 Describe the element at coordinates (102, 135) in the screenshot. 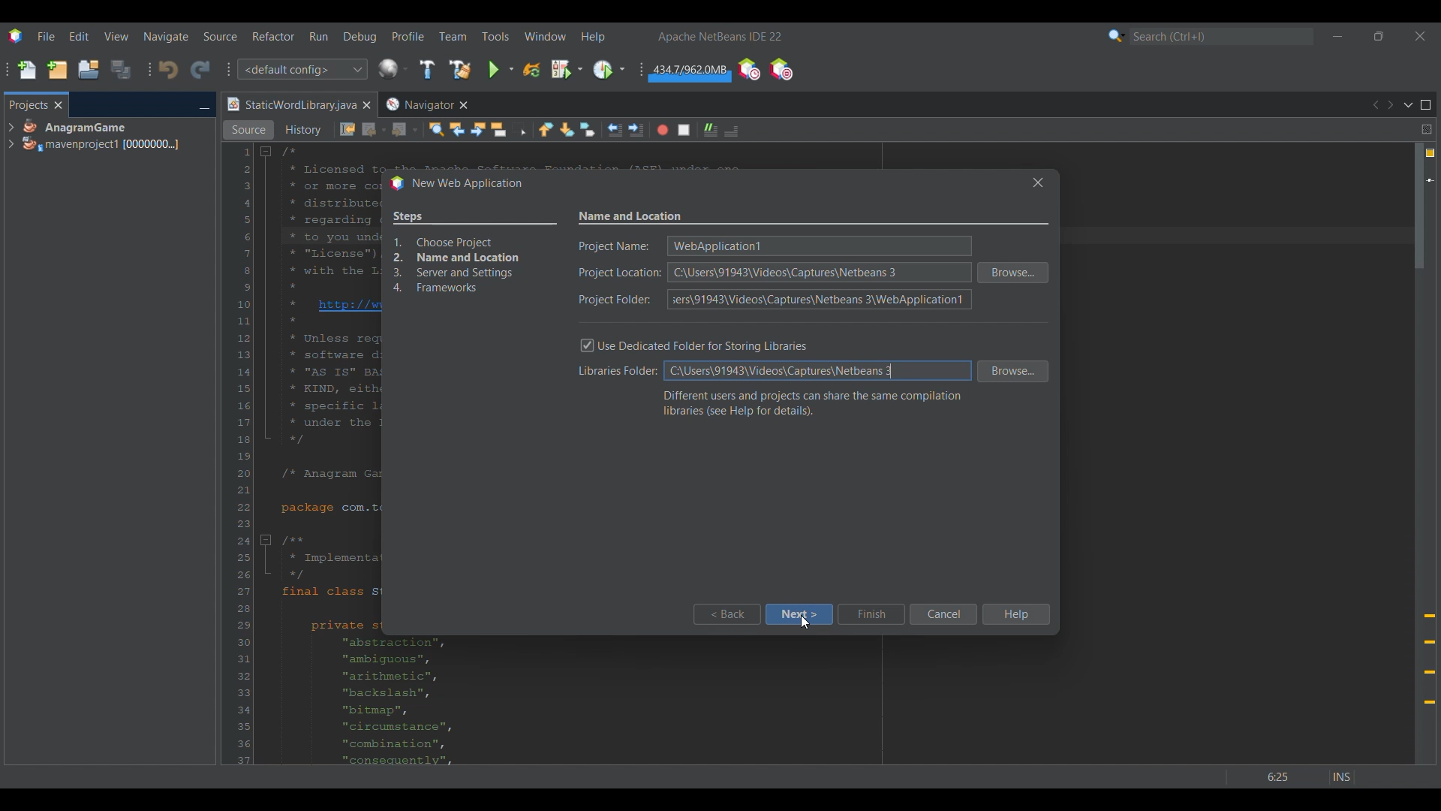

I see `Project options` at that location.